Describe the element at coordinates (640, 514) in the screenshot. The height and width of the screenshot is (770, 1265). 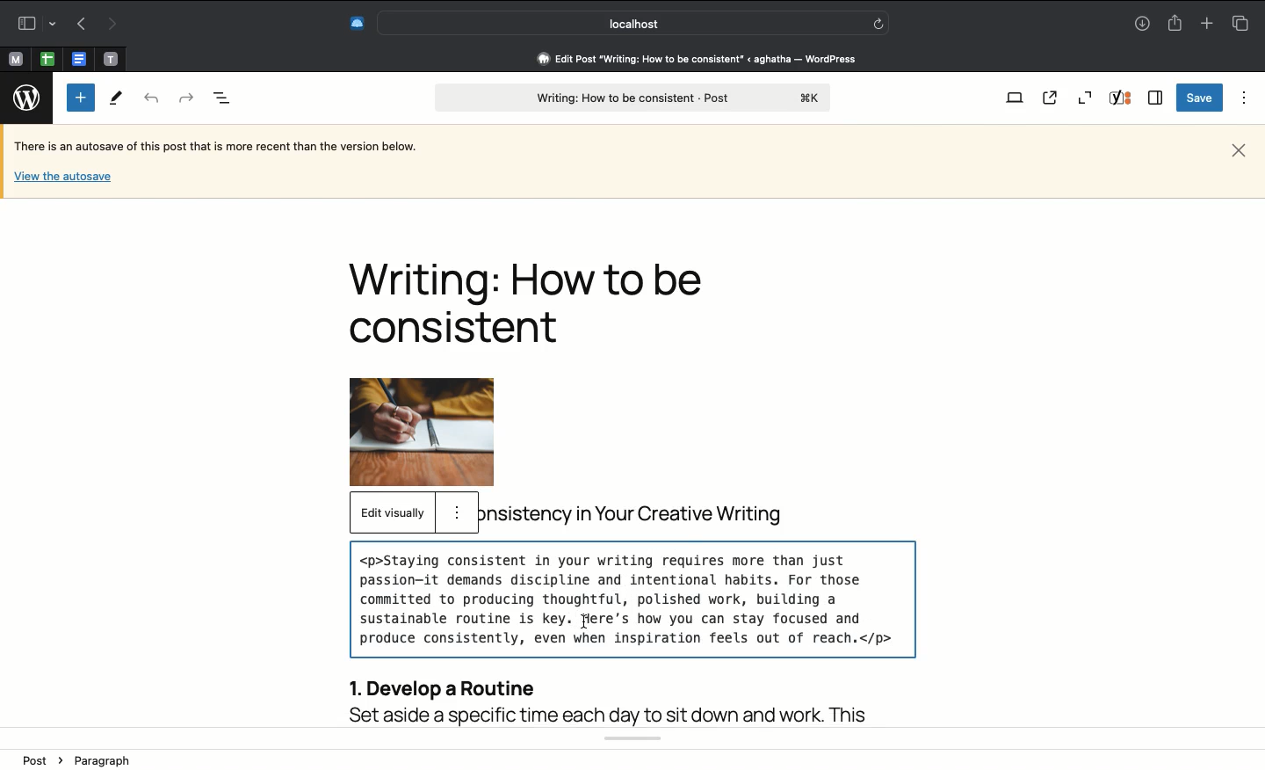
I see `title` at that location.